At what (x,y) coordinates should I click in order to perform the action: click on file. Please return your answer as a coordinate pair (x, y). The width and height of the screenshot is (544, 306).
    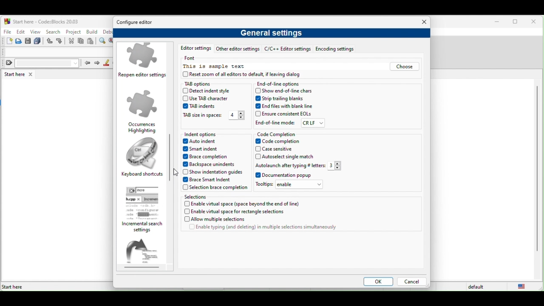
    Looking at the image, I should click on (7, 31).